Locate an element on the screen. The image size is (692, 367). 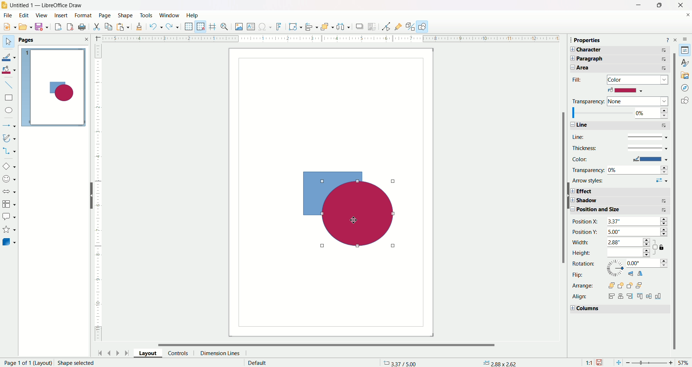
gallery is located at coordinates (684, 74).